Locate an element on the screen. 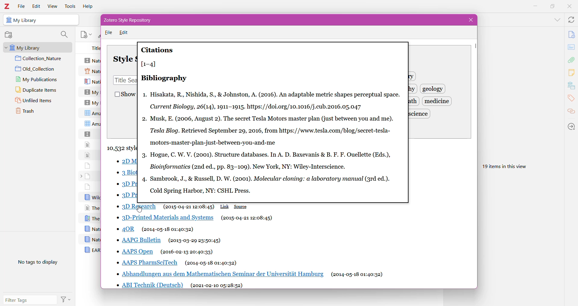  Filter Collections is located at coordinates (64, 35).